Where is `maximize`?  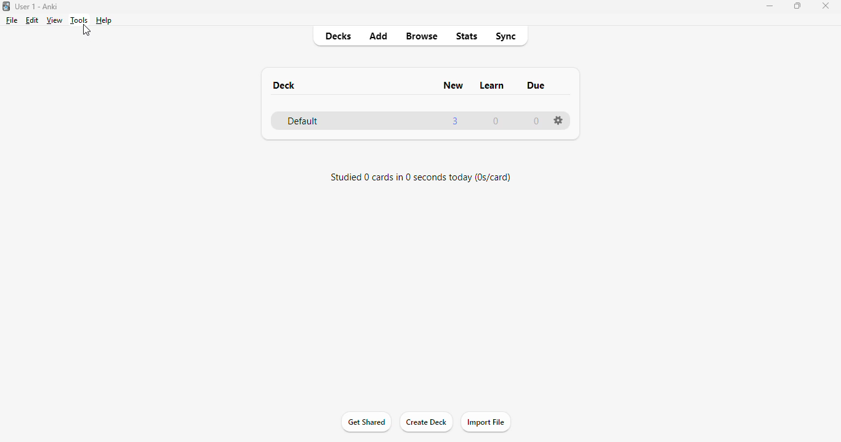
maximize is located at coordinates (797, 6).